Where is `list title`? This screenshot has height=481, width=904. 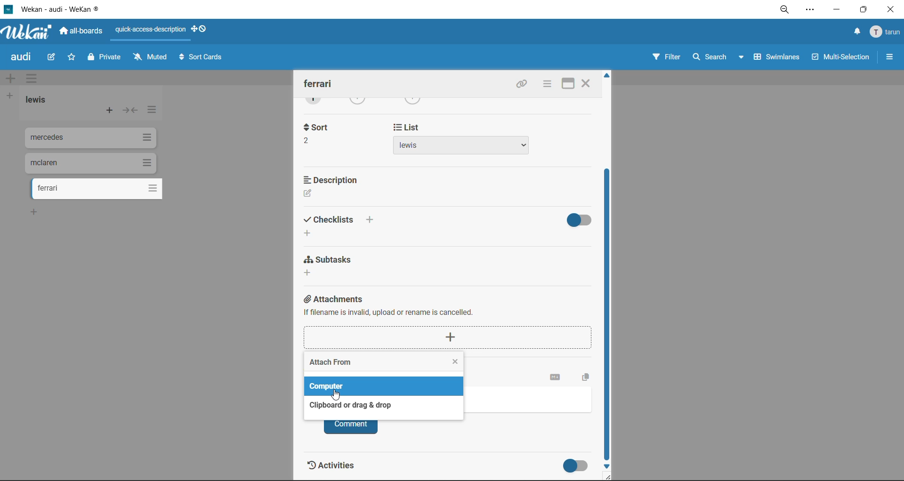 list title is located at coordinates (36, 100).